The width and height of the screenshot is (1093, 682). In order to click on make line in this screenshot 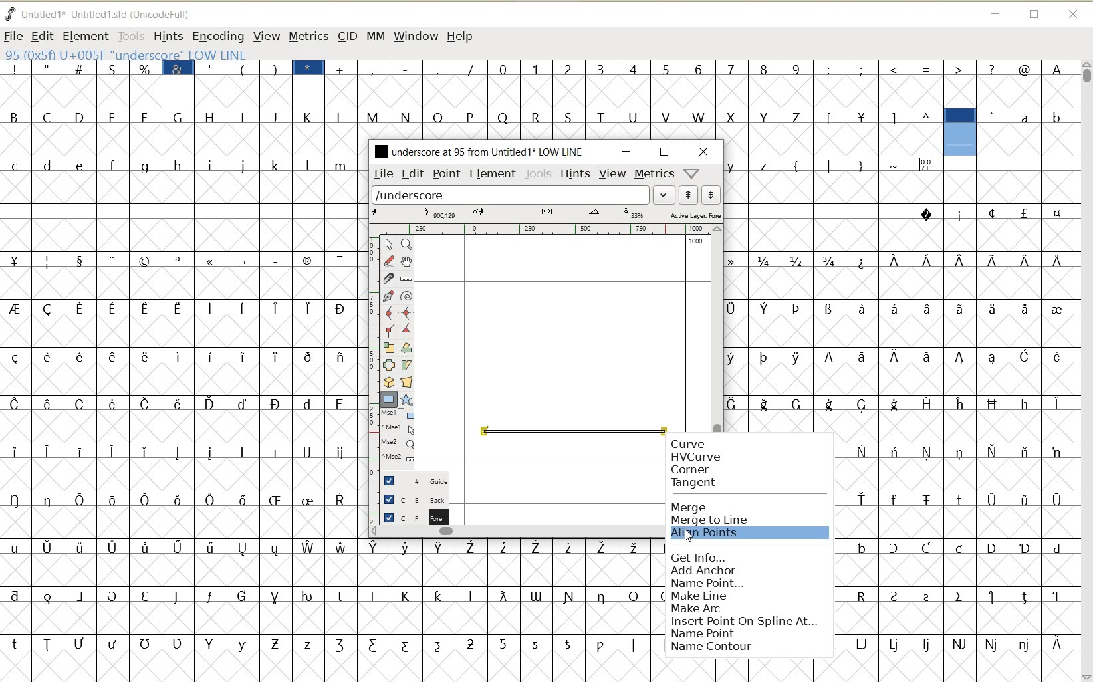, I will do `click(747, 596)`.